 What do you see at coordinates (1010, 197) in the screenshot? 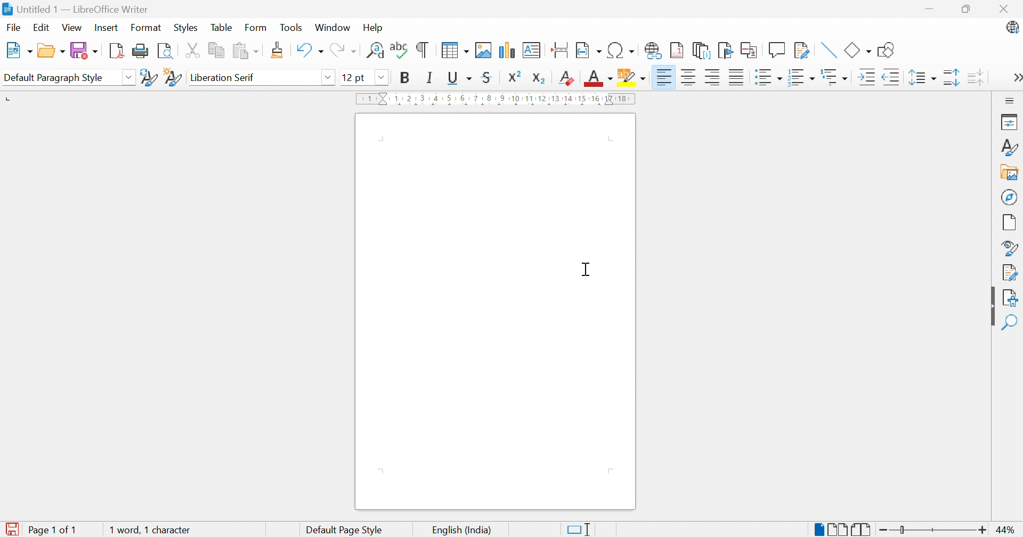
I see `Naigator` at bounding box center [1010, 197].